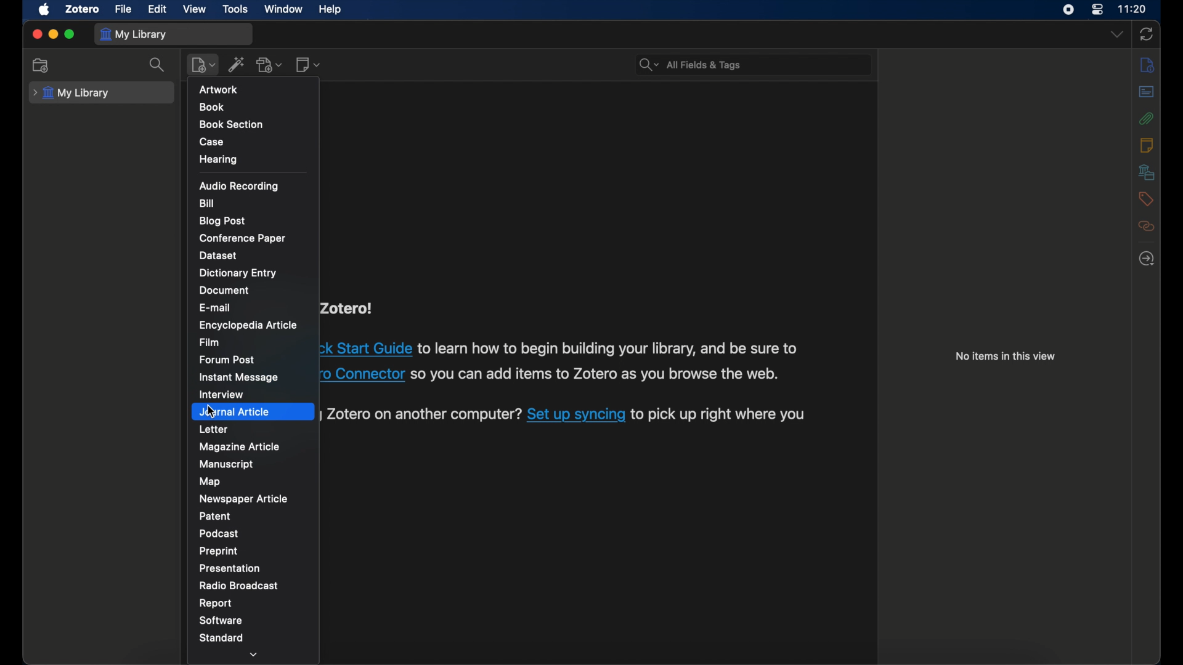 This screenshot has height=665, width=1183. What do you see at coordinates (221, 89) in the screenshot?
I see `artwork` at bounding box center [221, 89].